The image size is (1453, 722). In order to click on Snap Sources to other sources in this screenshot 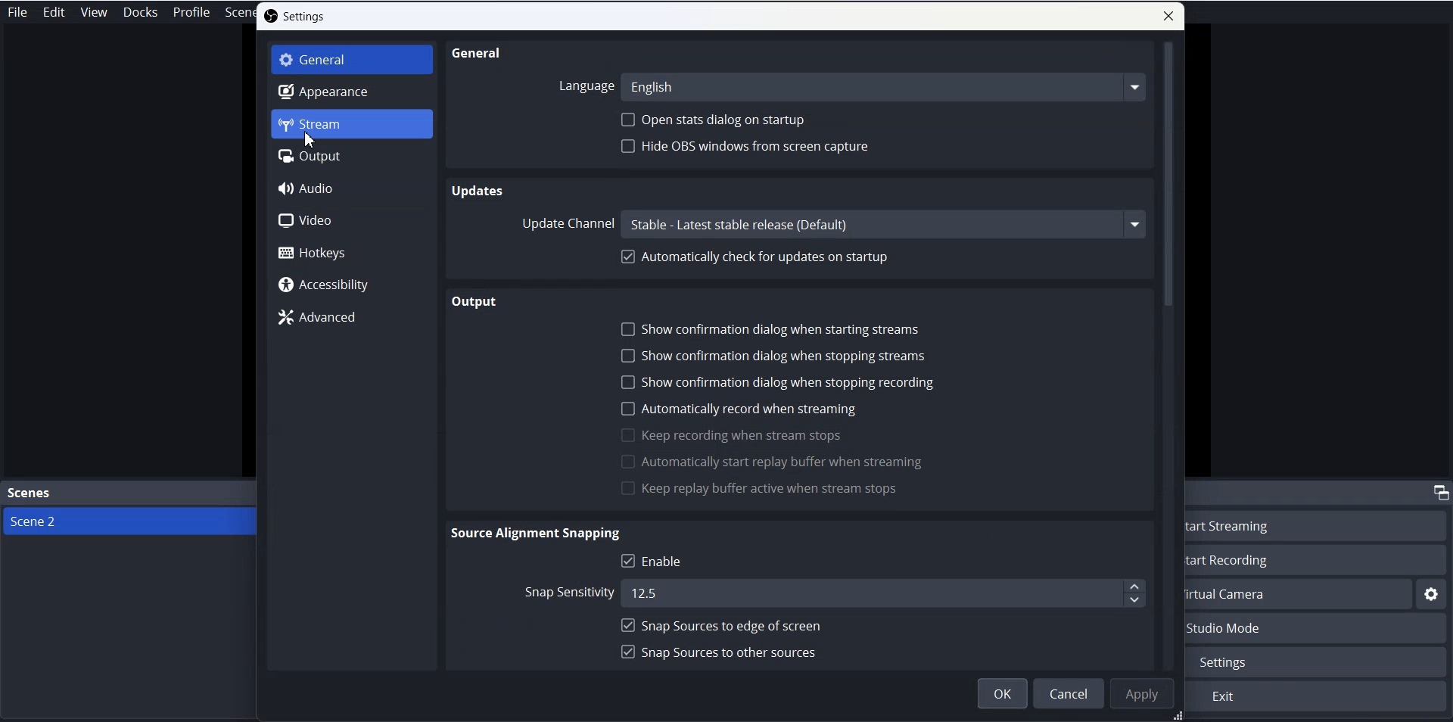, I will do `click(720, 652)`.